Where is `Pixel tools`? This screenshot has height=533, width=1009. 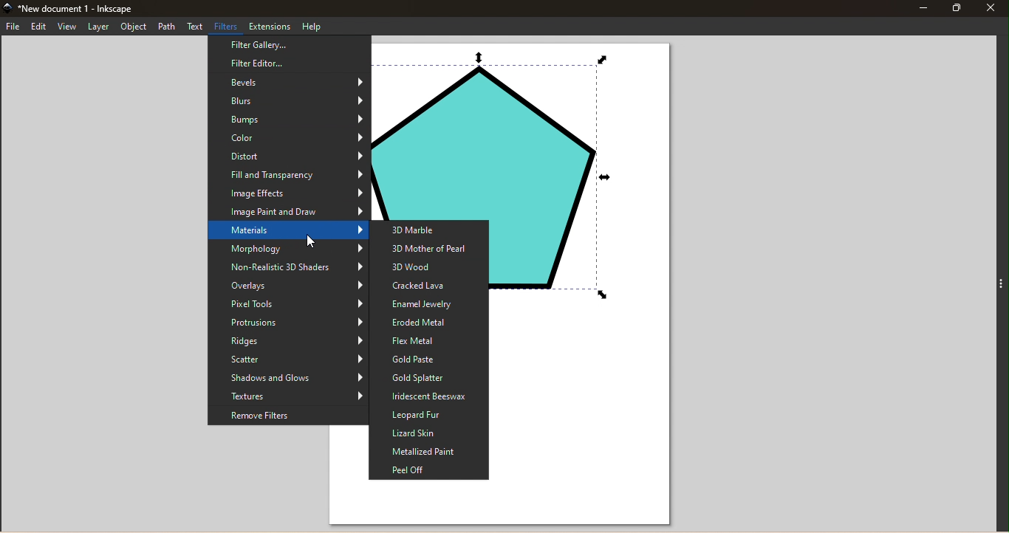 Pixel tools is located at coordinates (287, 305).